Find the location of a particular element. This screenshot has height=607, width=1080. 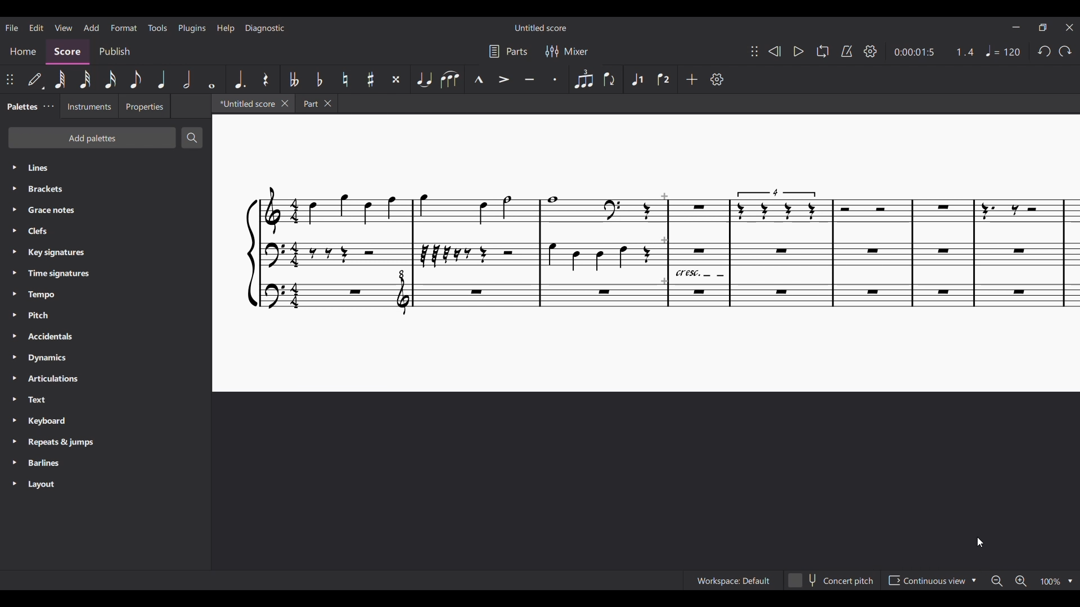

Change position of toolbar attached  is located at coordinates (754, 51).